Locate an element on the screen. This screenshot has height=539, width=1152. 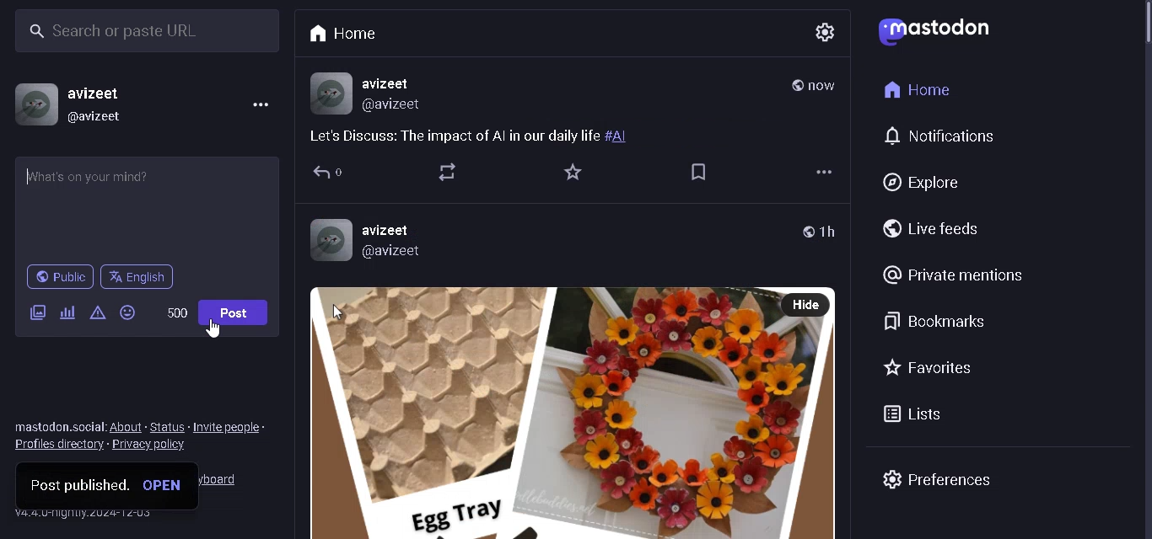
home is located at coordinates (341, 30).